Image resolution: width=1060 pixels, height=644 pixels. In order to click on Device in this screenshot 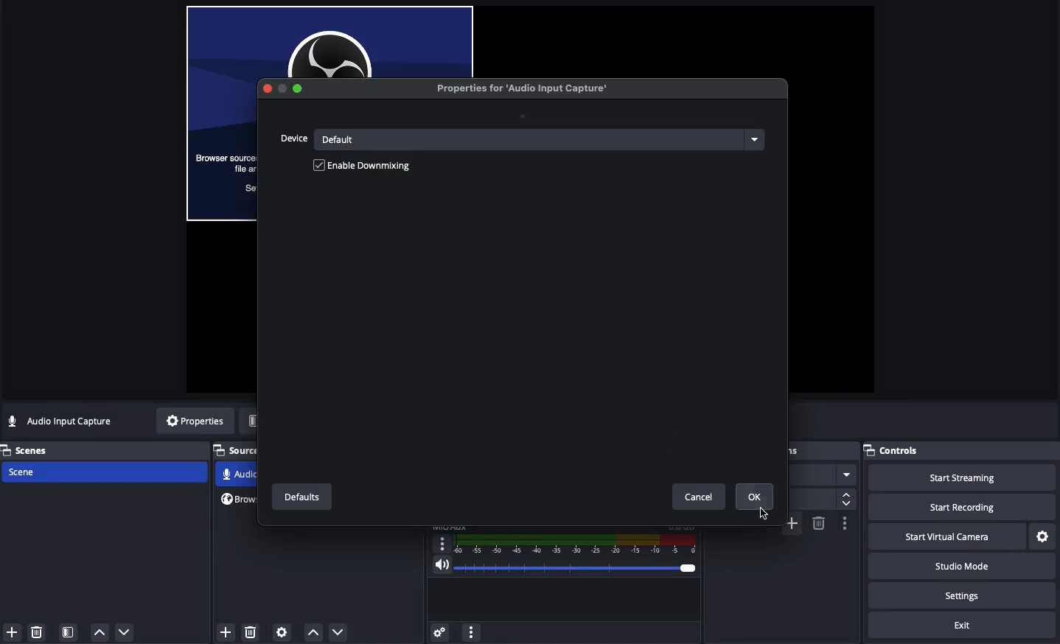, I will do `click(295, 139)`.